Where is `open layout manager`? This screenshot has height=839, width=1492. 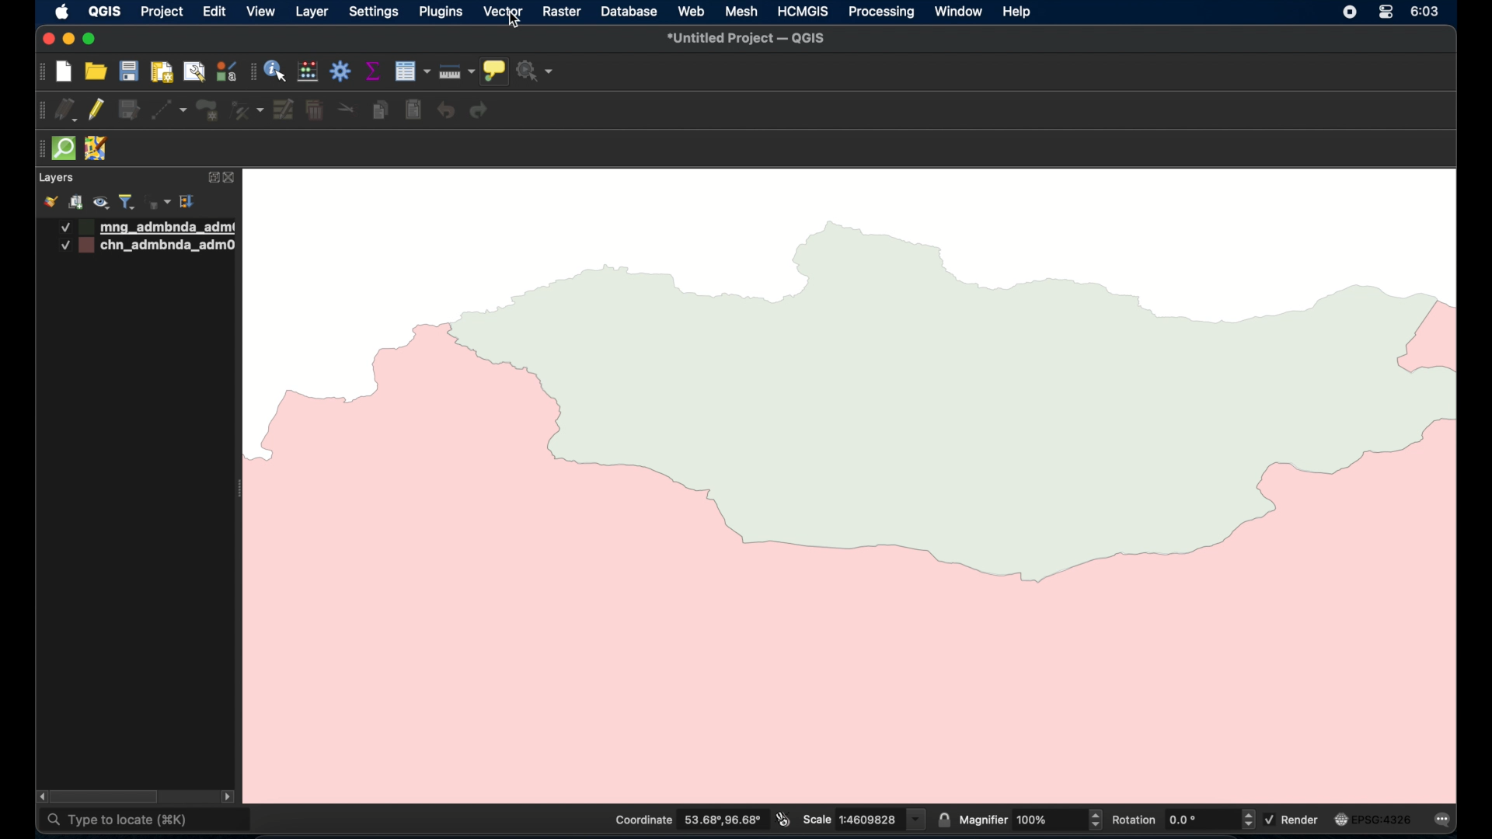 open layout manager is located at coordinates (193, 73).